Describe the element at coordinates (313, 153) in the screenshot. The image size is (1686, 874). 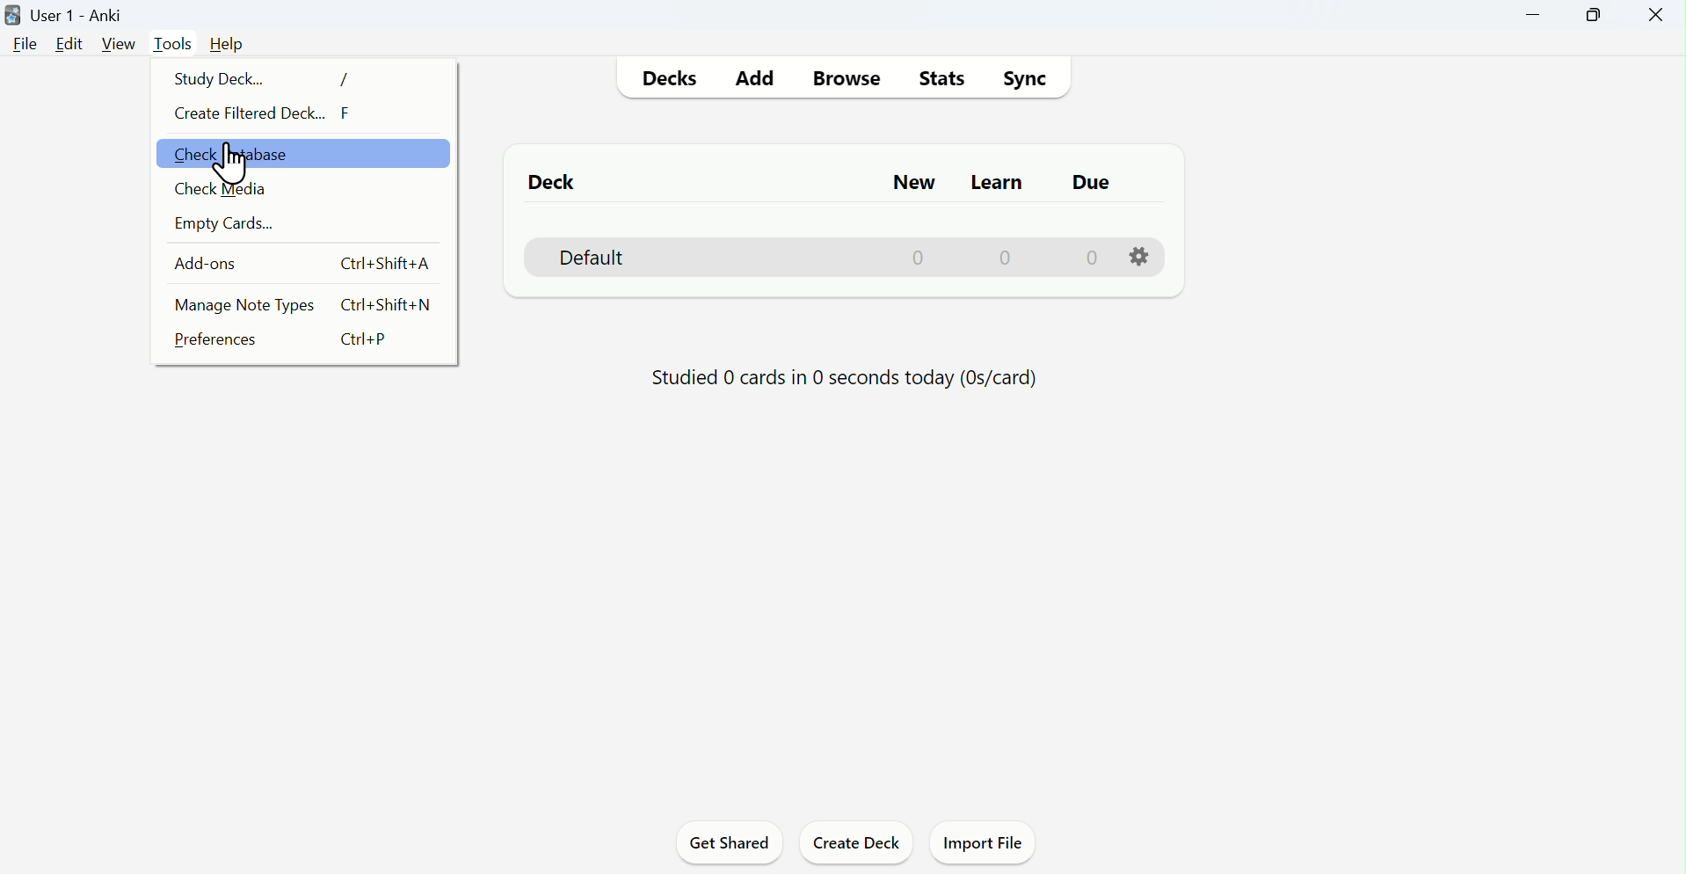
I see `checck database` at that location.